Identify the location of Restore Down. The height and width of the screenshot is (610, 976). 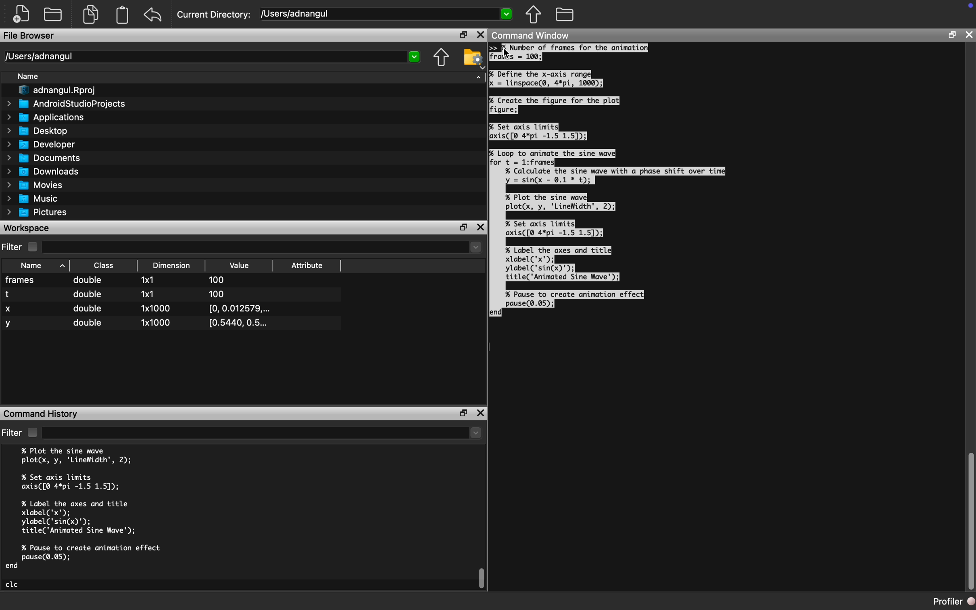
(465, 34).